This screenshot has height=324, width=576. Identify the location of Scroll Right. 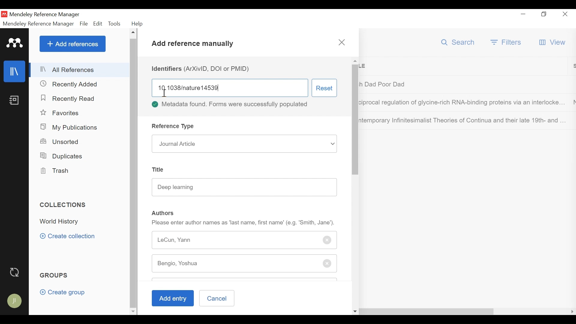
(142, 311).